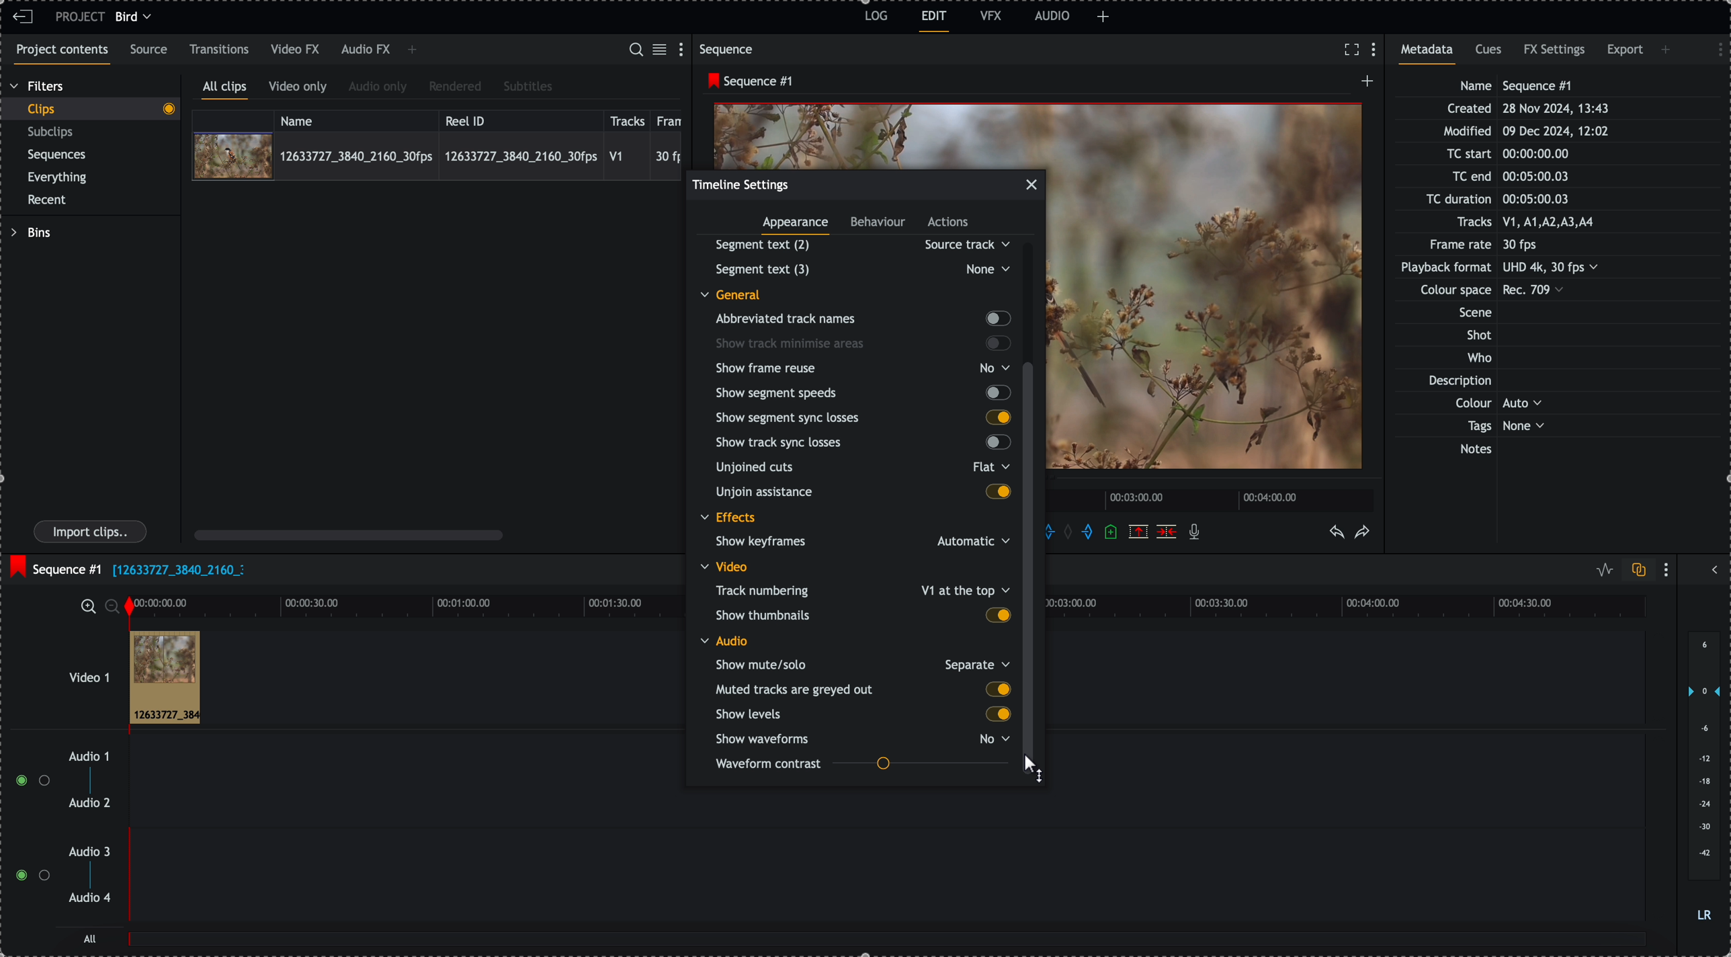 The image size is (1731, 957). Describe the element at coordinates (89, 899) in the screenshot. I see `audio 4` at that location.